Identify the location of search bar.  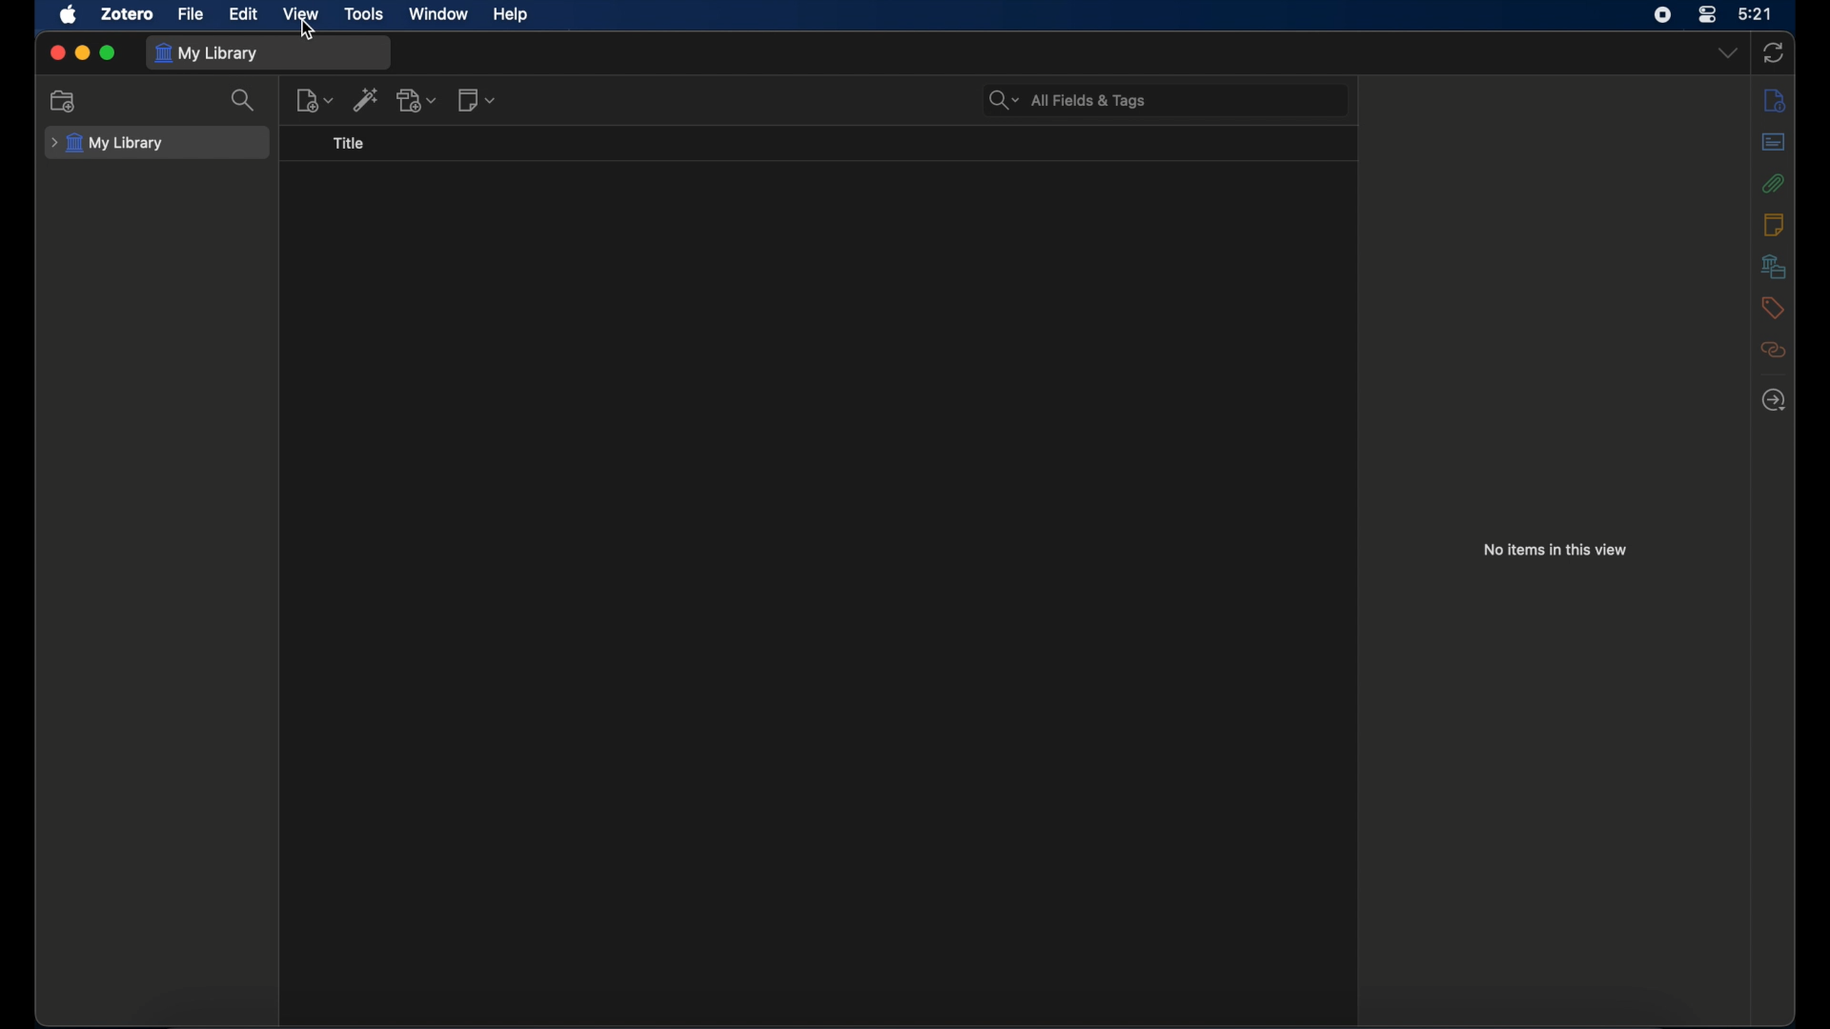
(1067, 101).